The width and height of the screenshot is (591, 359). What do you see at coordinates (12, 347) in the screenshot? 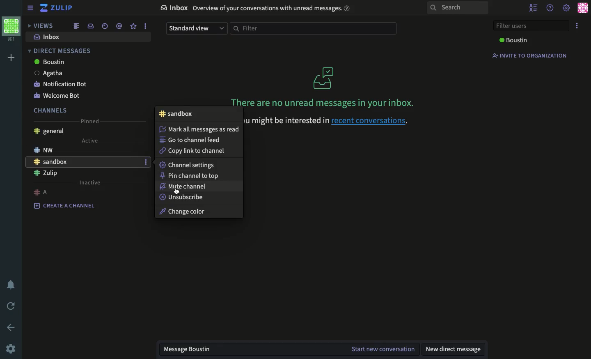
I see `settings` at bounding box center [12, 347].